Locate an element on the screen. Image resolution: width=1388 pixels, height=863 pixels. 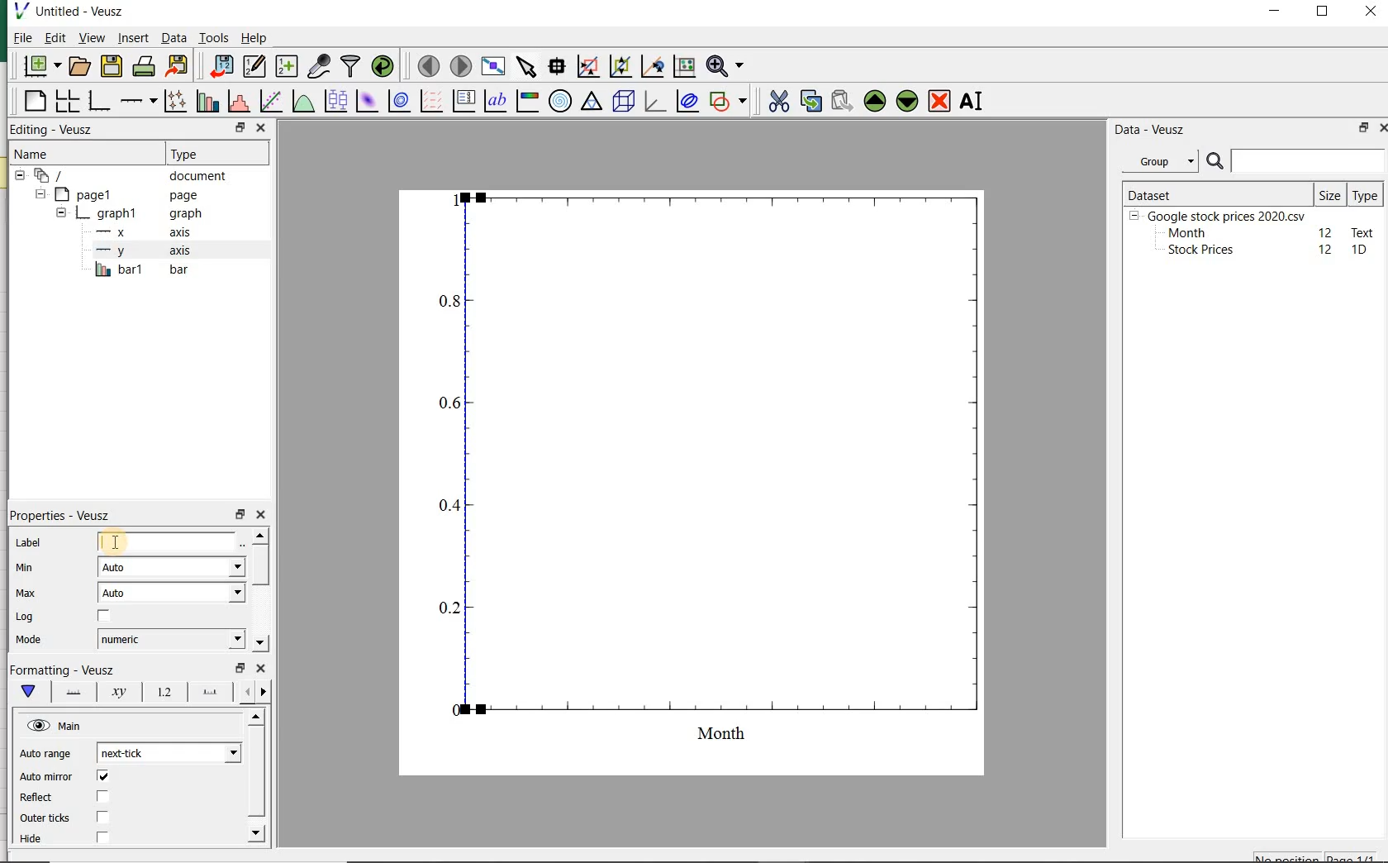
ternary graph is located at coordinates (591, 103).